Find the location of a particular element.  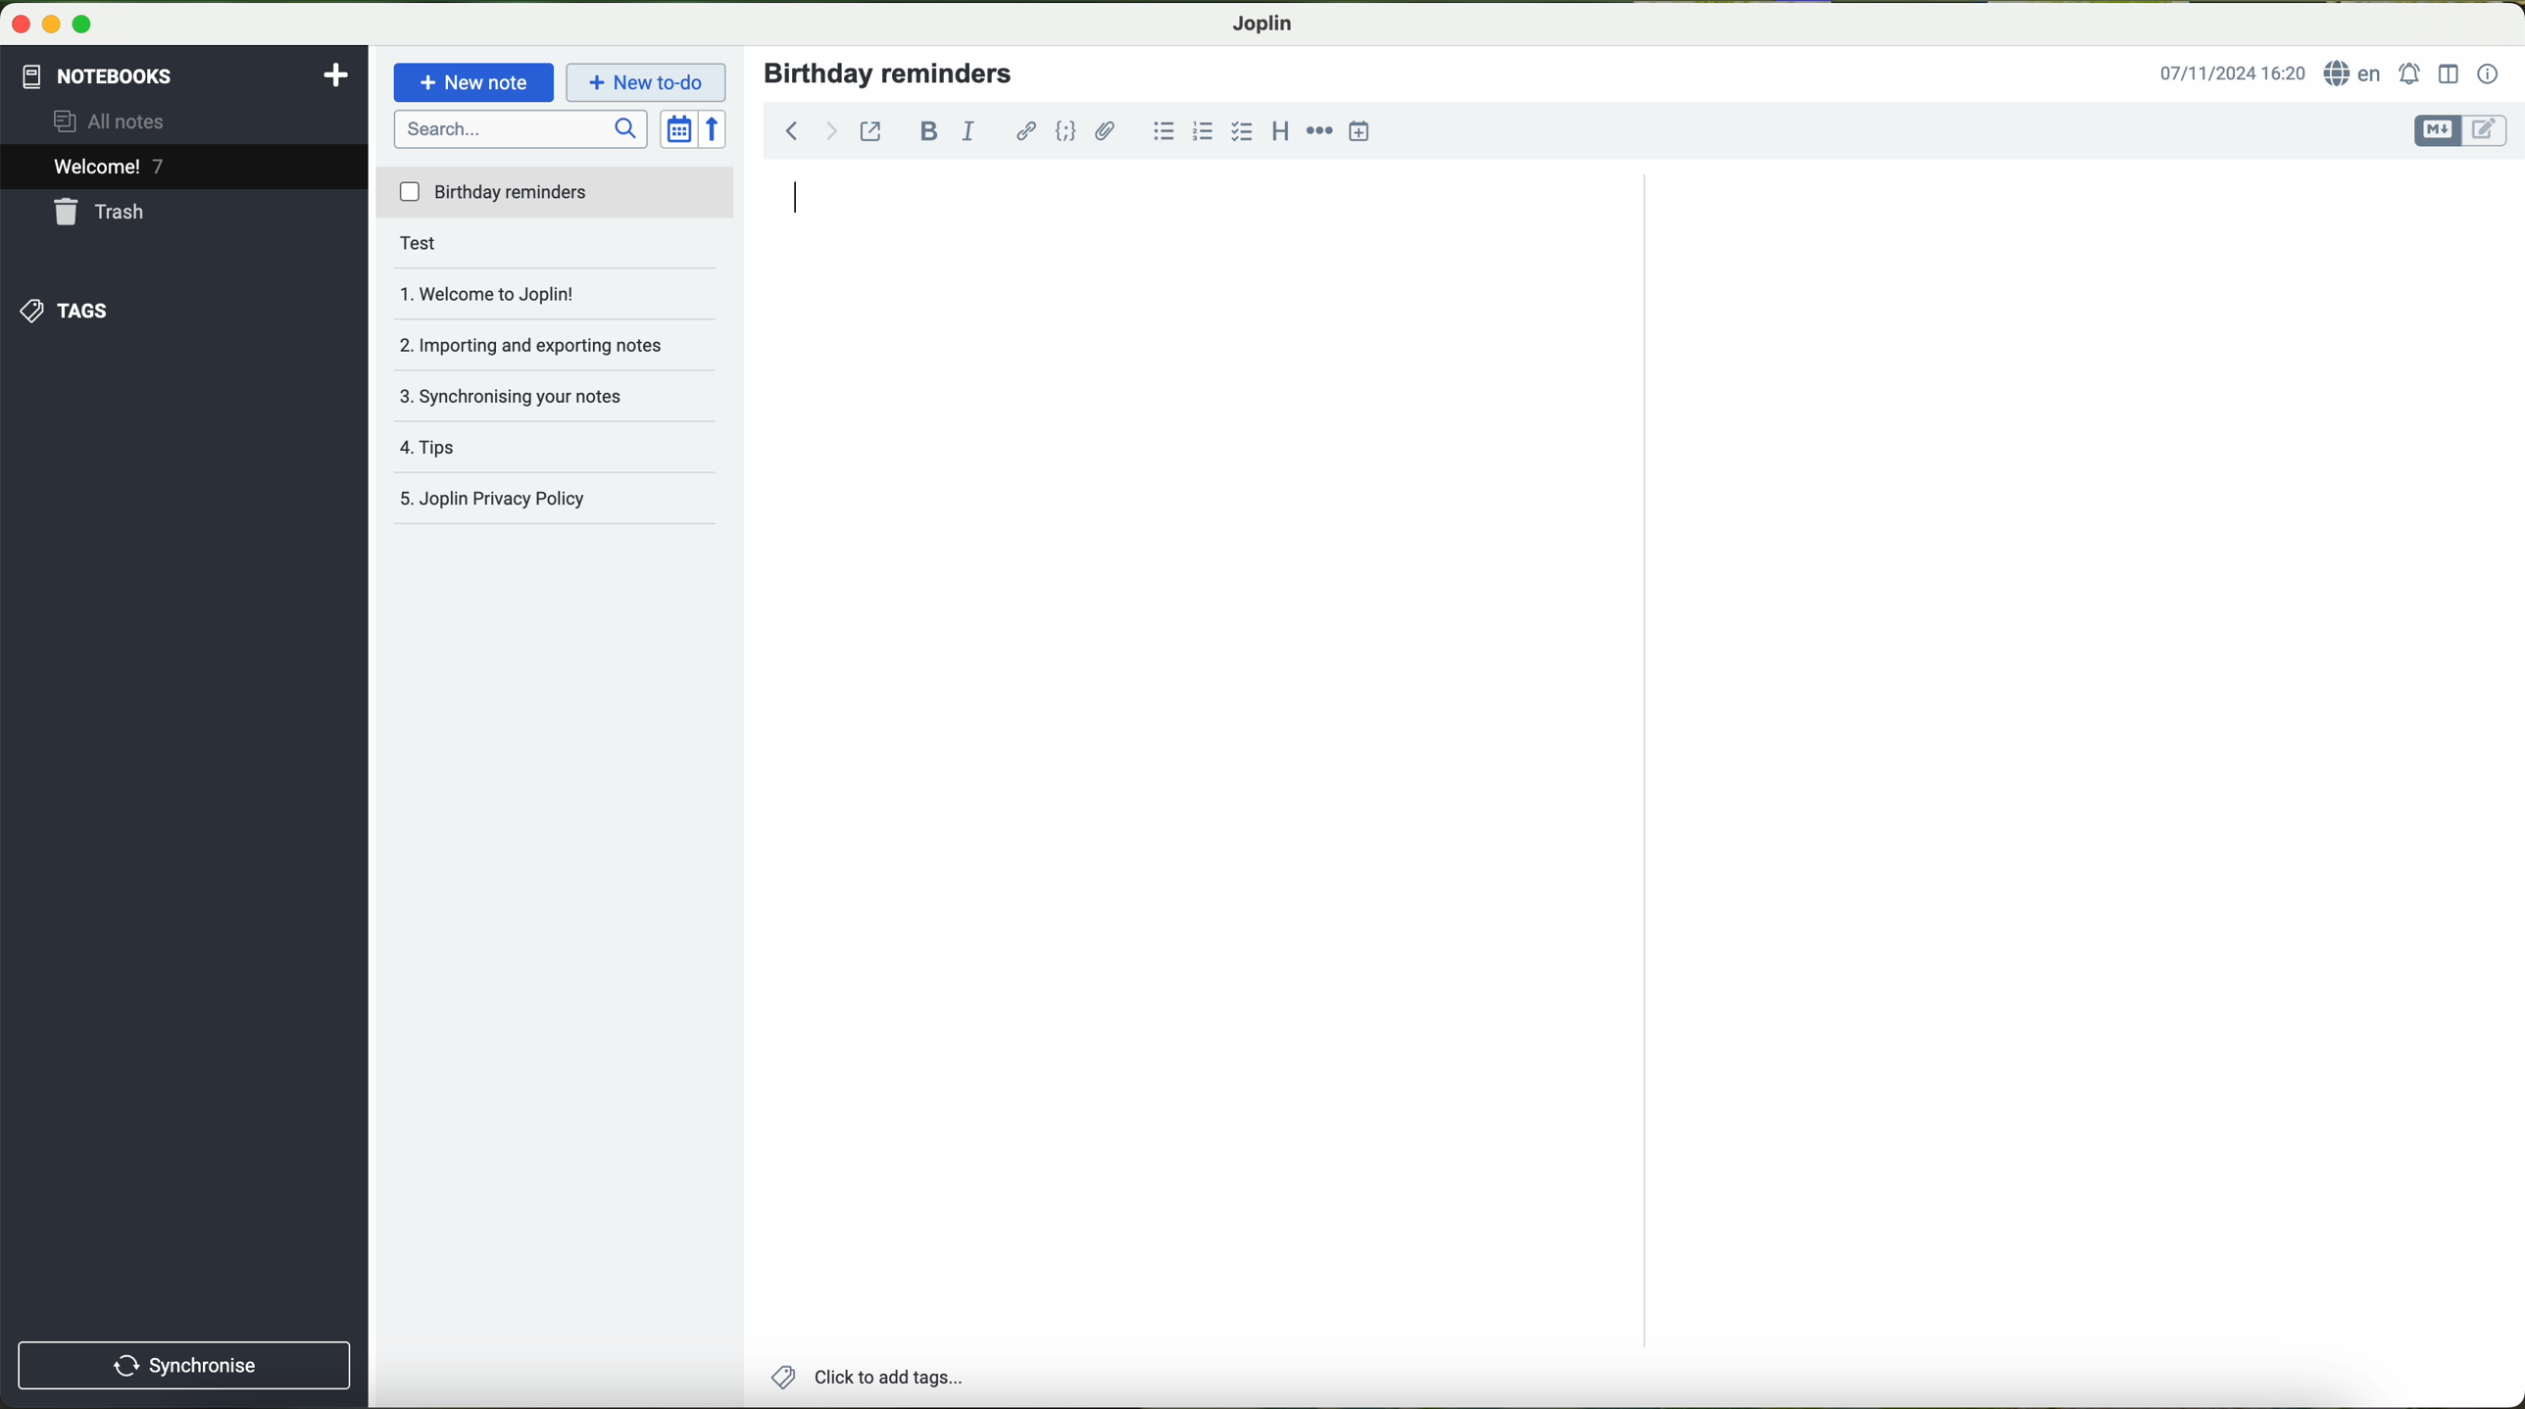

reverse sort order is located at coordinates (715, 127).